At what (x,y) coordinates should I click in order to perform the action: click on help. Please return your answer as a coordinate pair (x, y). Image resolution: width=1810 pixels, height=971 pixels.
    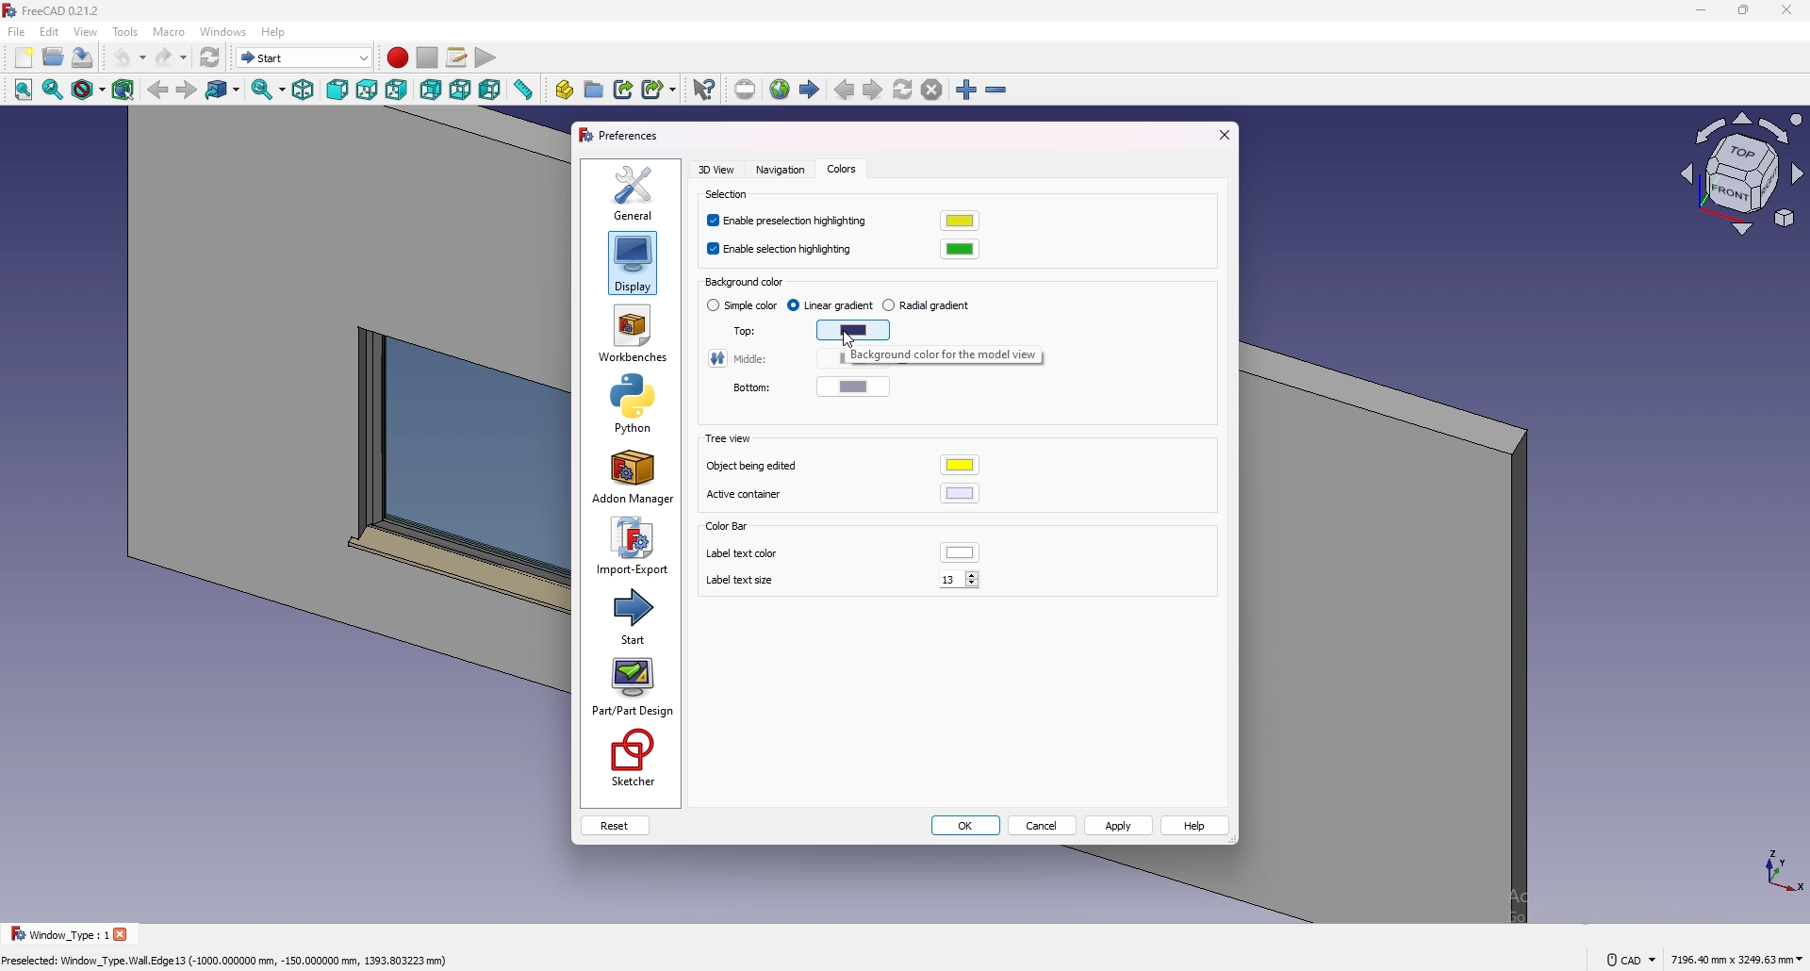
    Looking at the image, I should click on (1196, 826).